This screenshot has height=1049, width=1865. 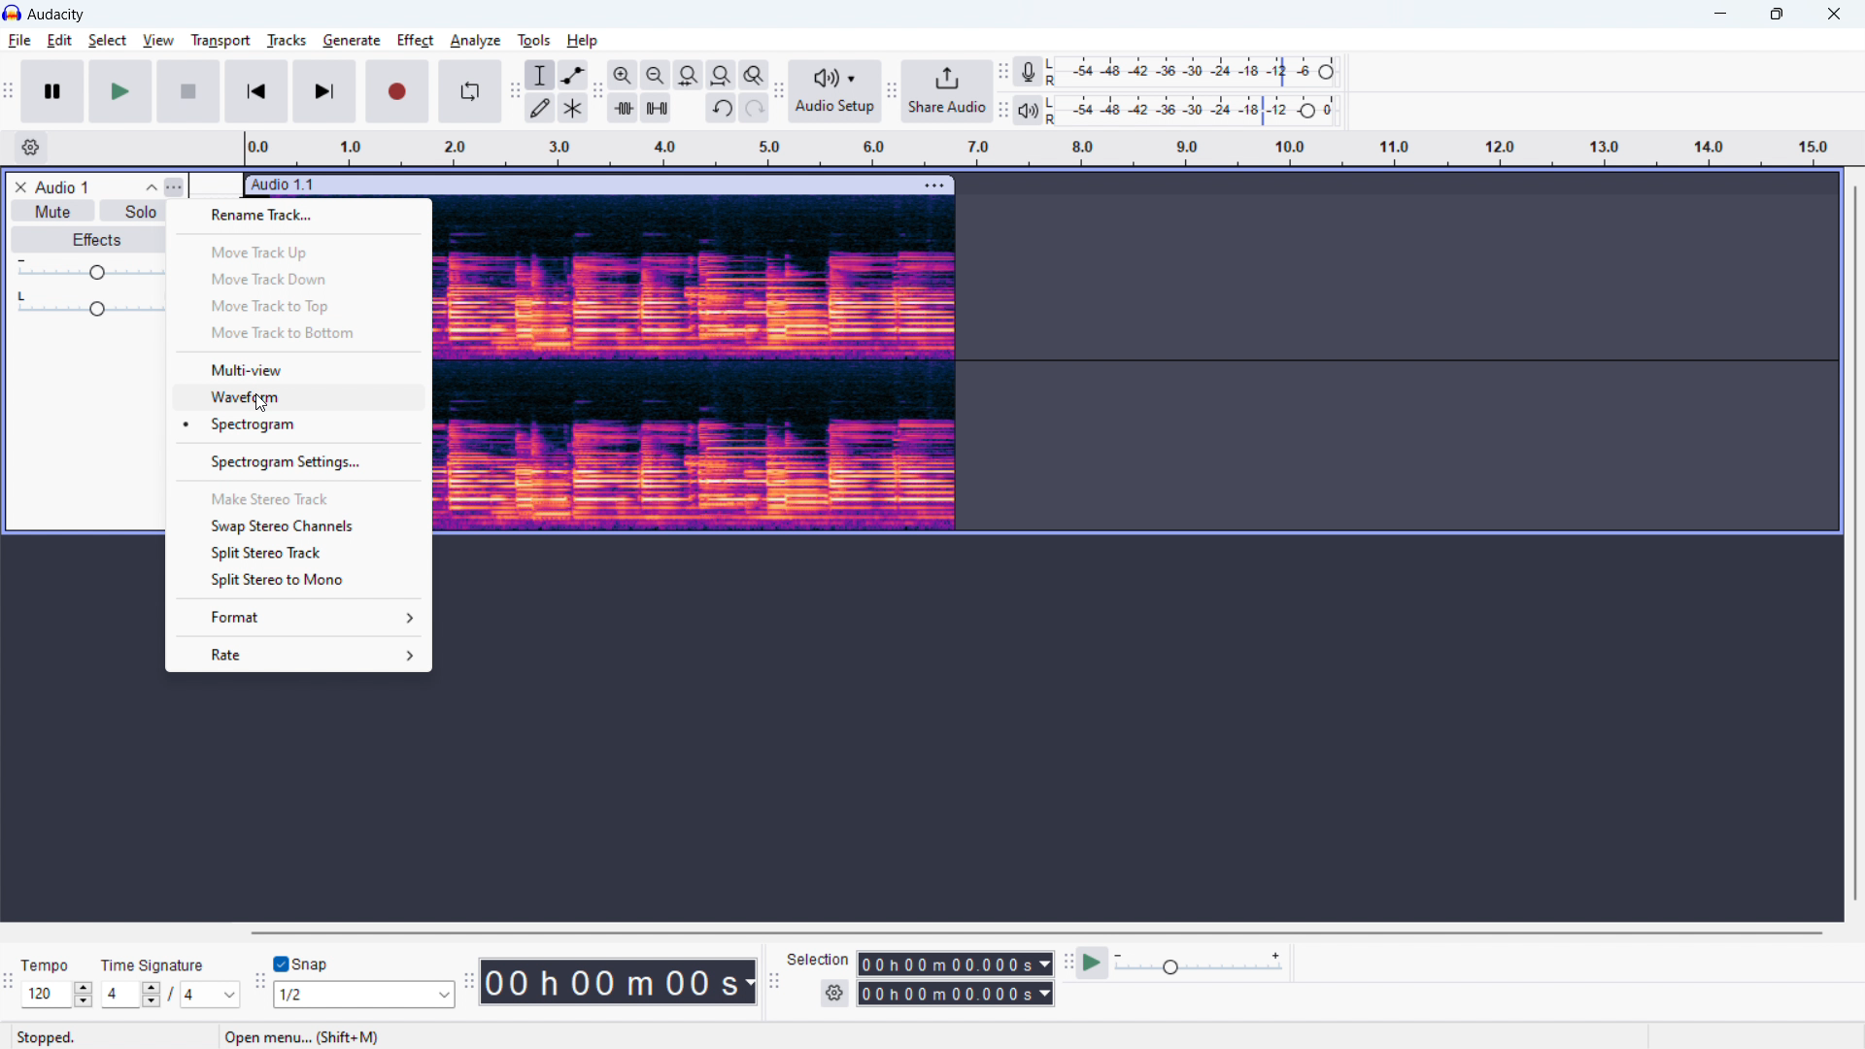 I want to click on split stereo track, so click(x=298, y=554).